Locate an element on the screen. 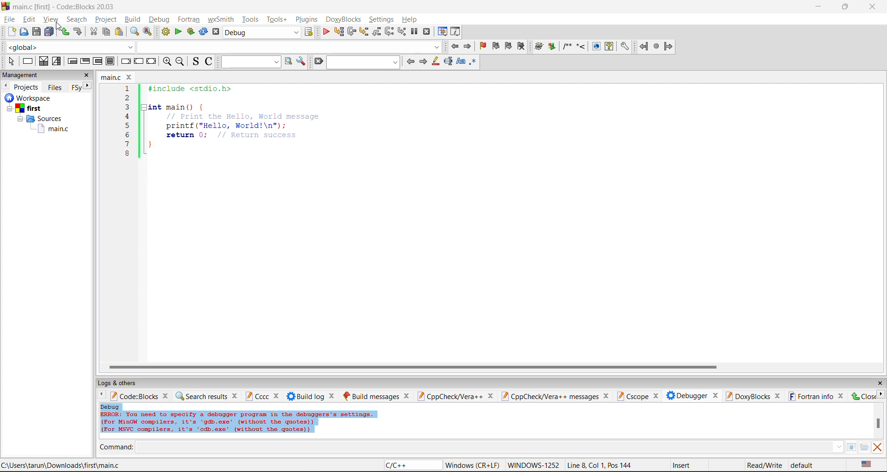 Image resolution: width=887 pixels, height=472 pixels. next instruction is located at coordinates (390, 32).